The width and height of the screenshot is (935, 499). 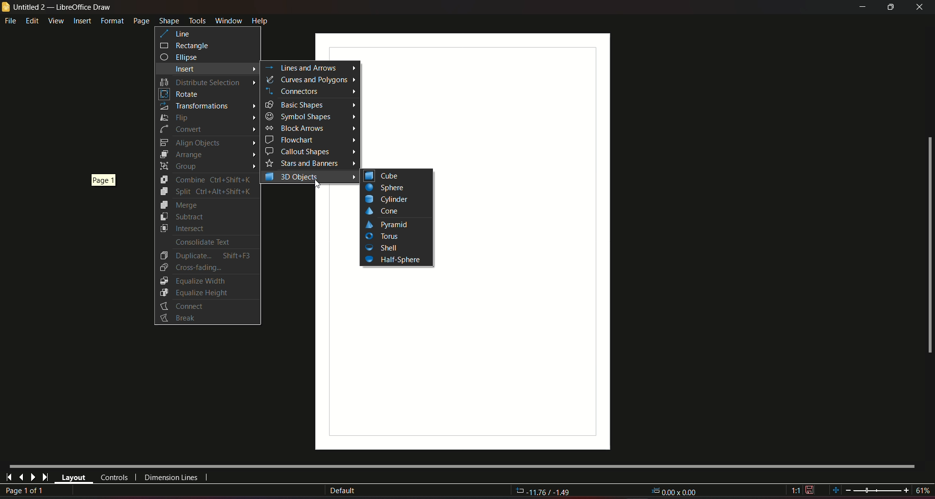 I want to click on Arrow, so click(x=254, y=70).